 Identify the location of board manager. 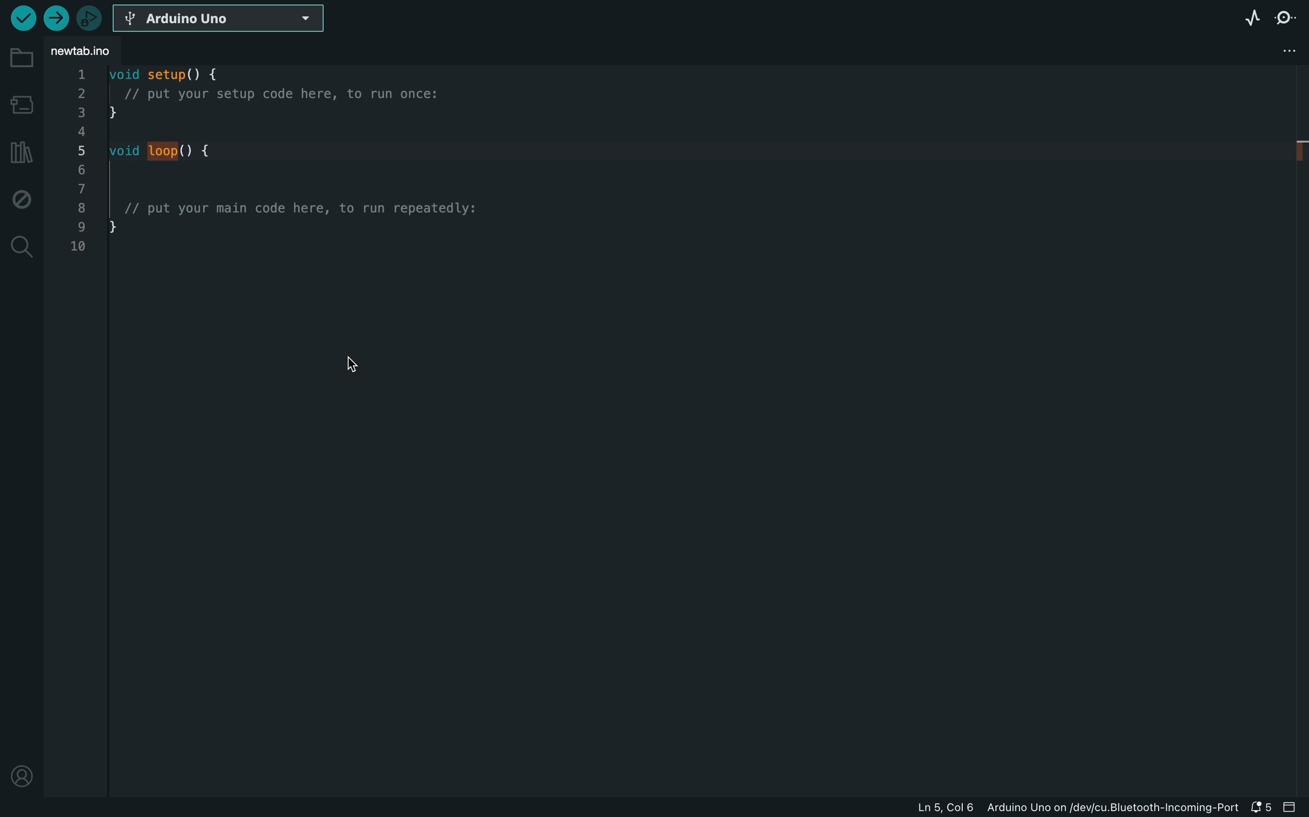
(22, 103).